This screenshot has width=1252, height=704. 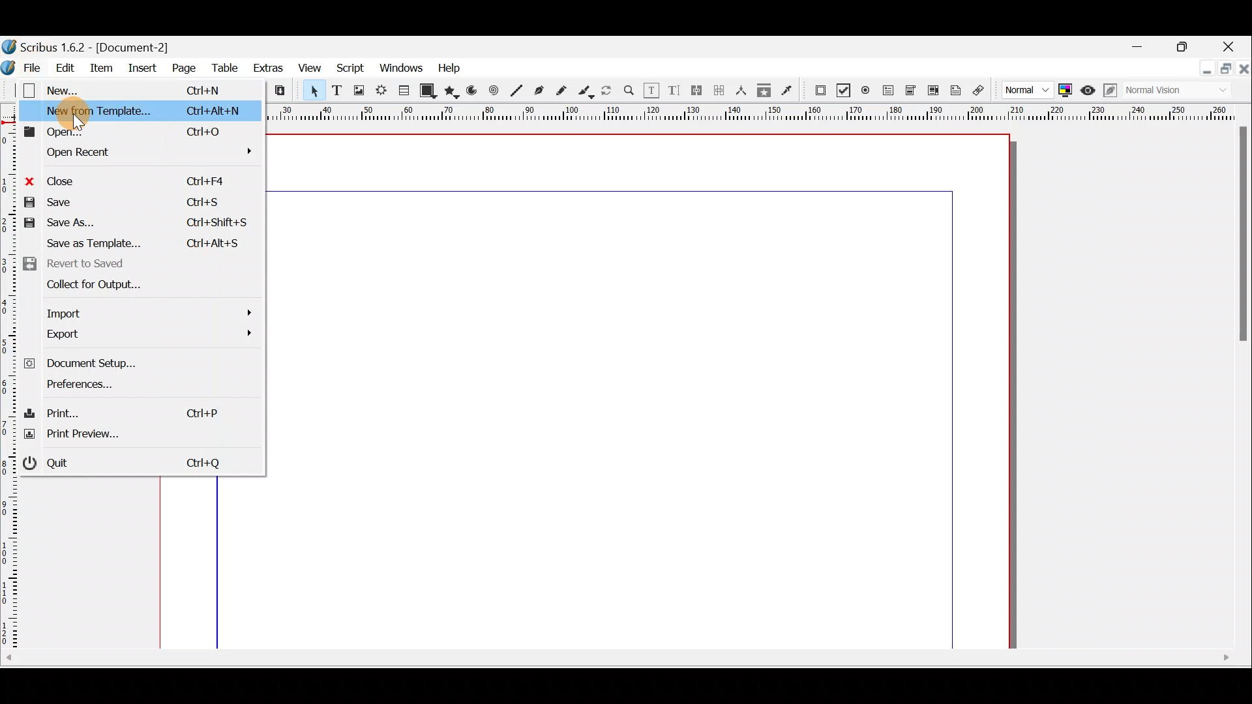 I want to click on Canvas, so click(x=649, y=390).